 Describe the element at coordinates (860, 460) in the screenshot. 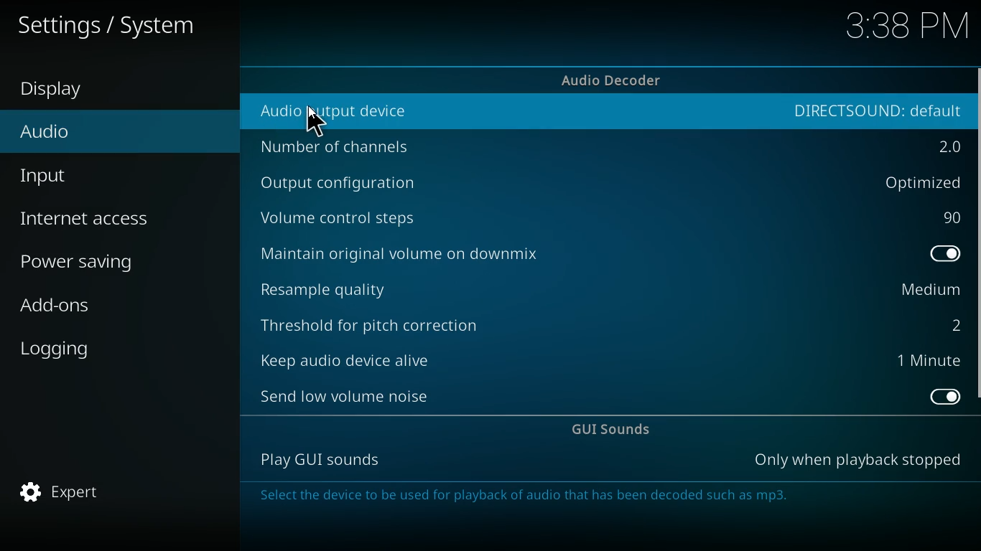

I see `options` at that location.